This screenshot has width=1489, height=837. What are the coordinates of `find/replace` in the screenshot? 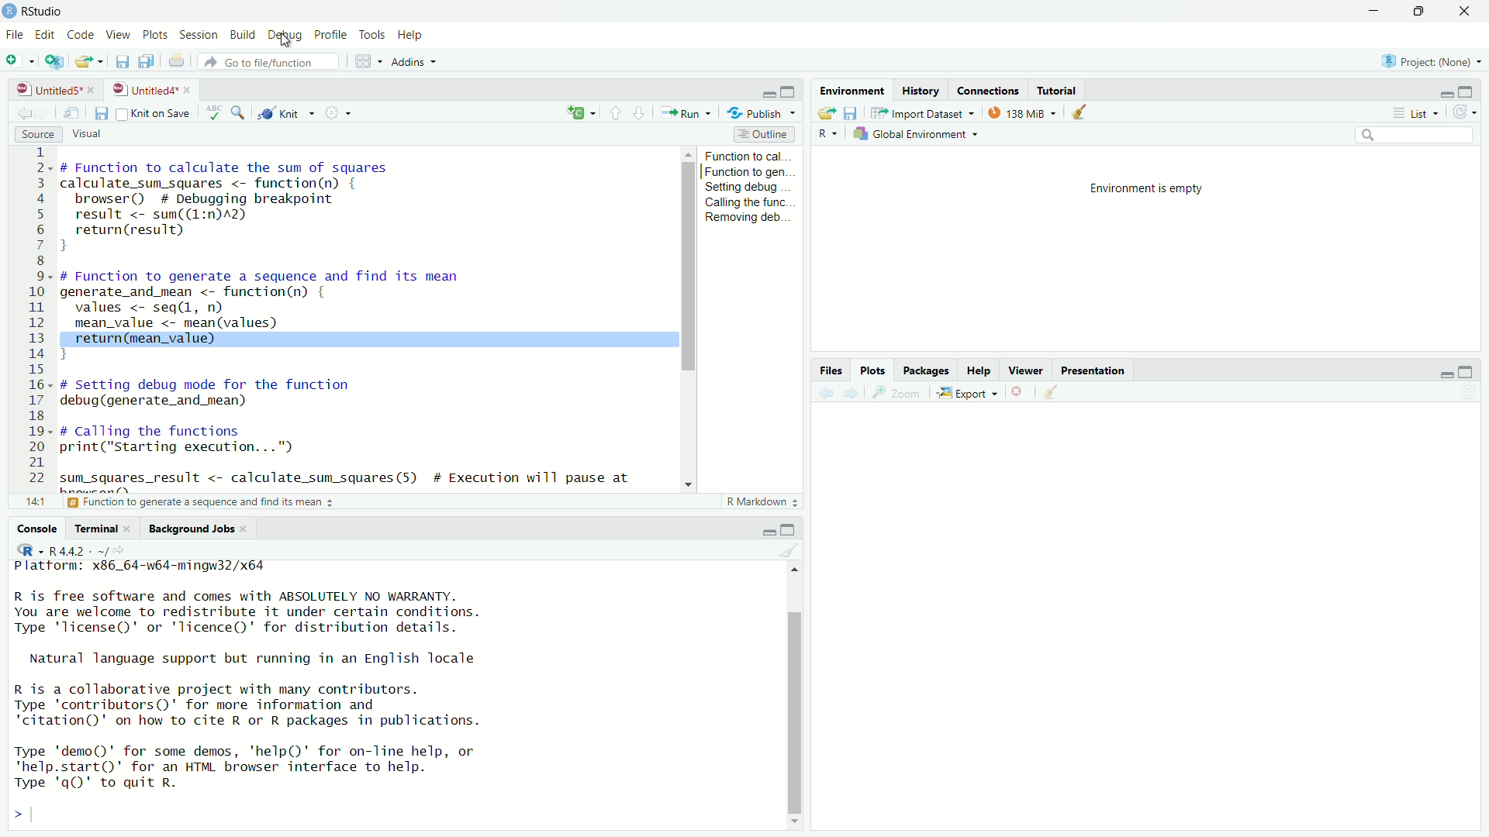 It's located at (242, 114).